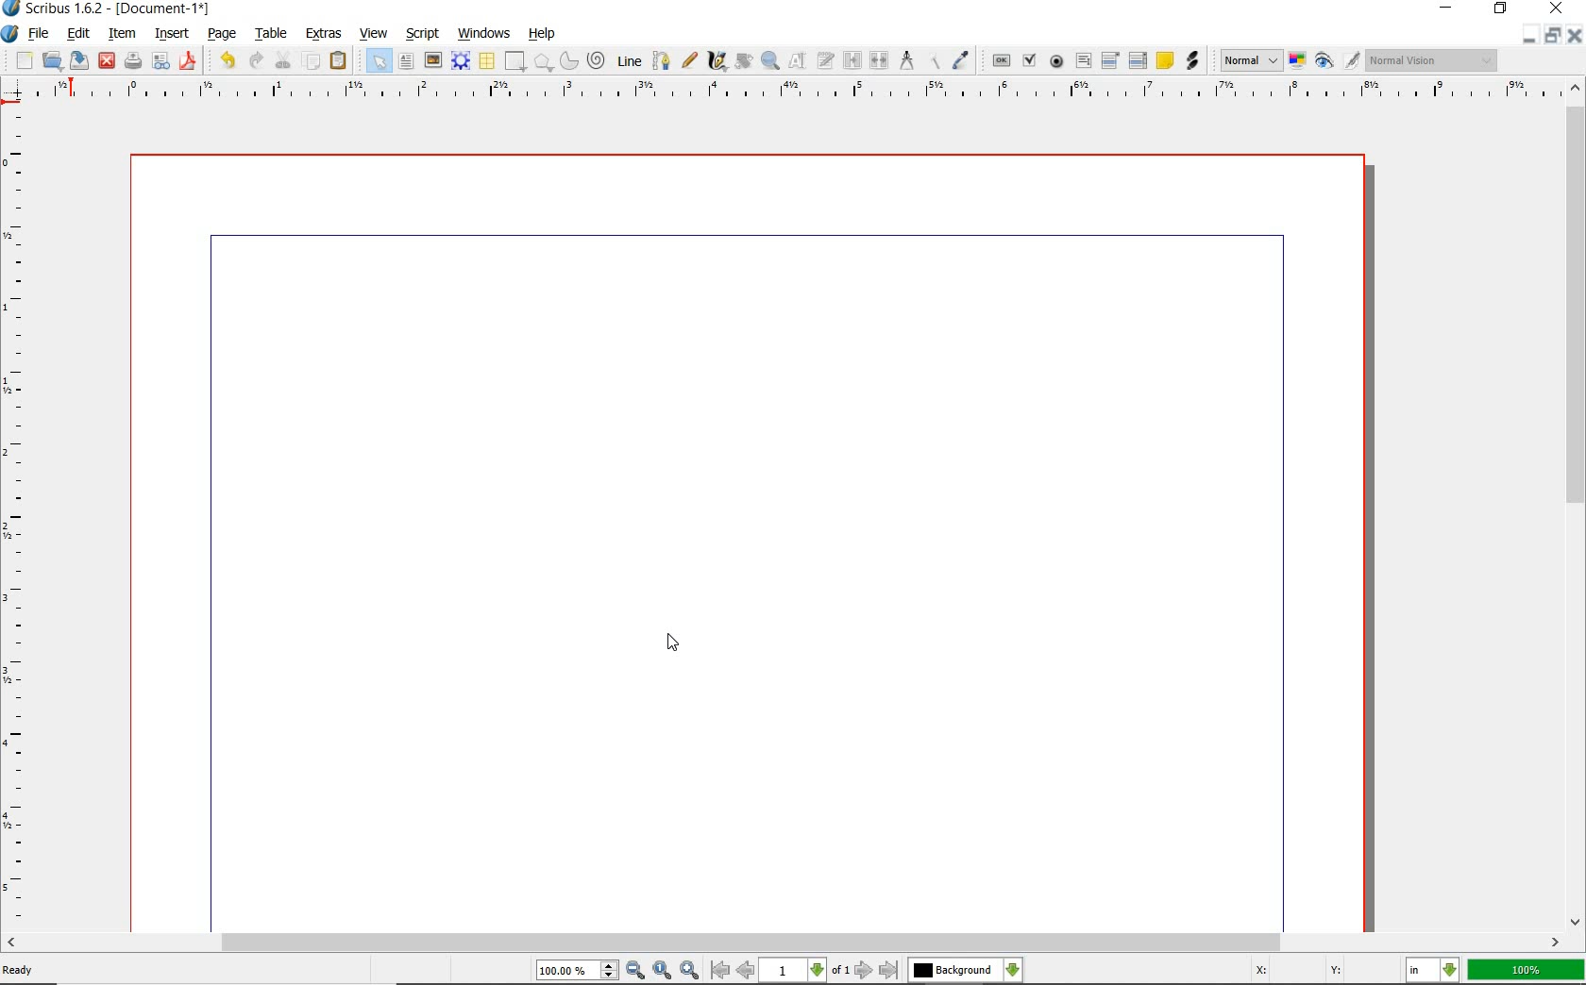 The width and height of the screenshot is (1586, 985). I want to click on edit contents of frame, so click(798, 59).